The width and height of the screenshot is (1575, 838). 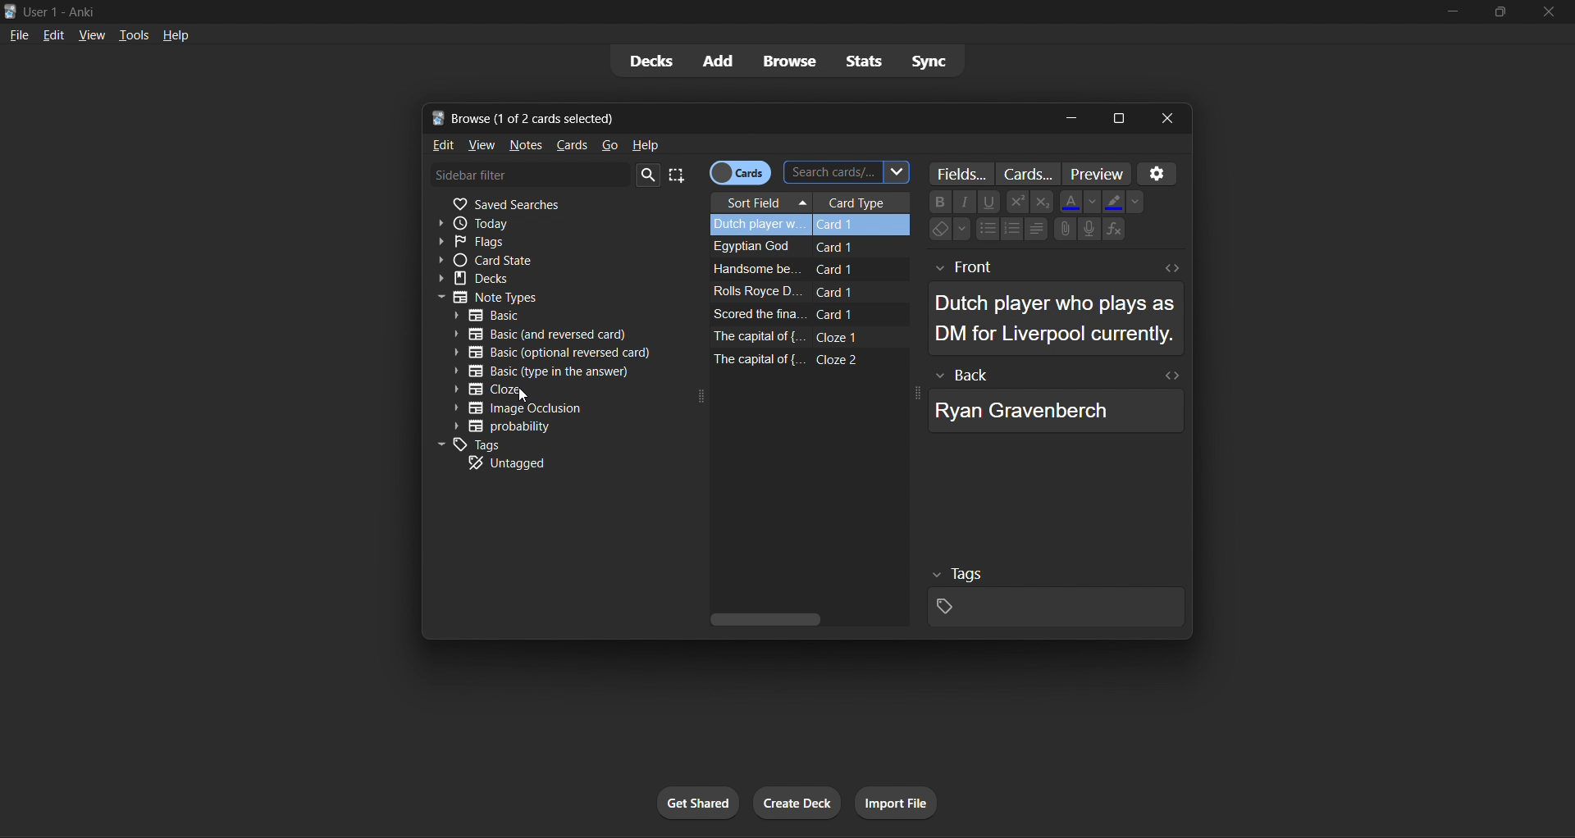 What do you see at coordinates (965, 175) in the screenshot?
I see `customize fields` at bounding box center [965, 175].